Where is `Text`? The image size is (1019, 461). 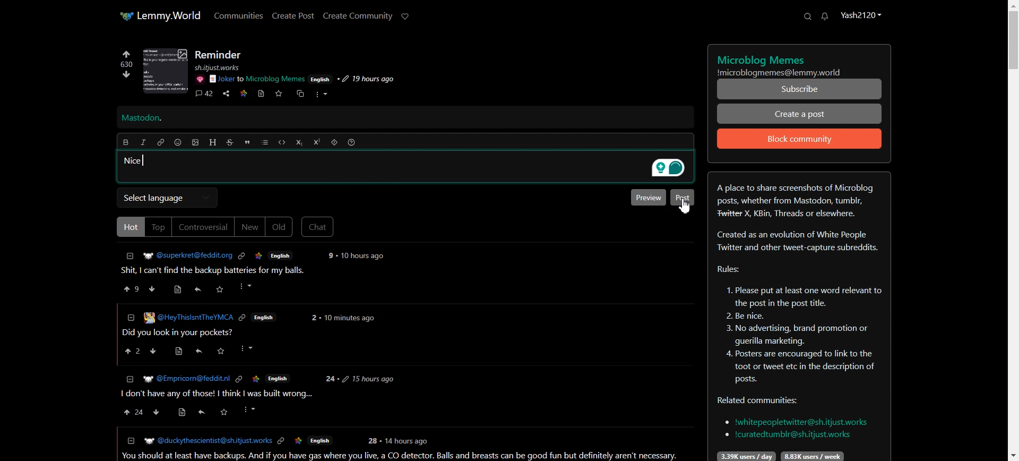
Text is located at coordinates (799, 317).